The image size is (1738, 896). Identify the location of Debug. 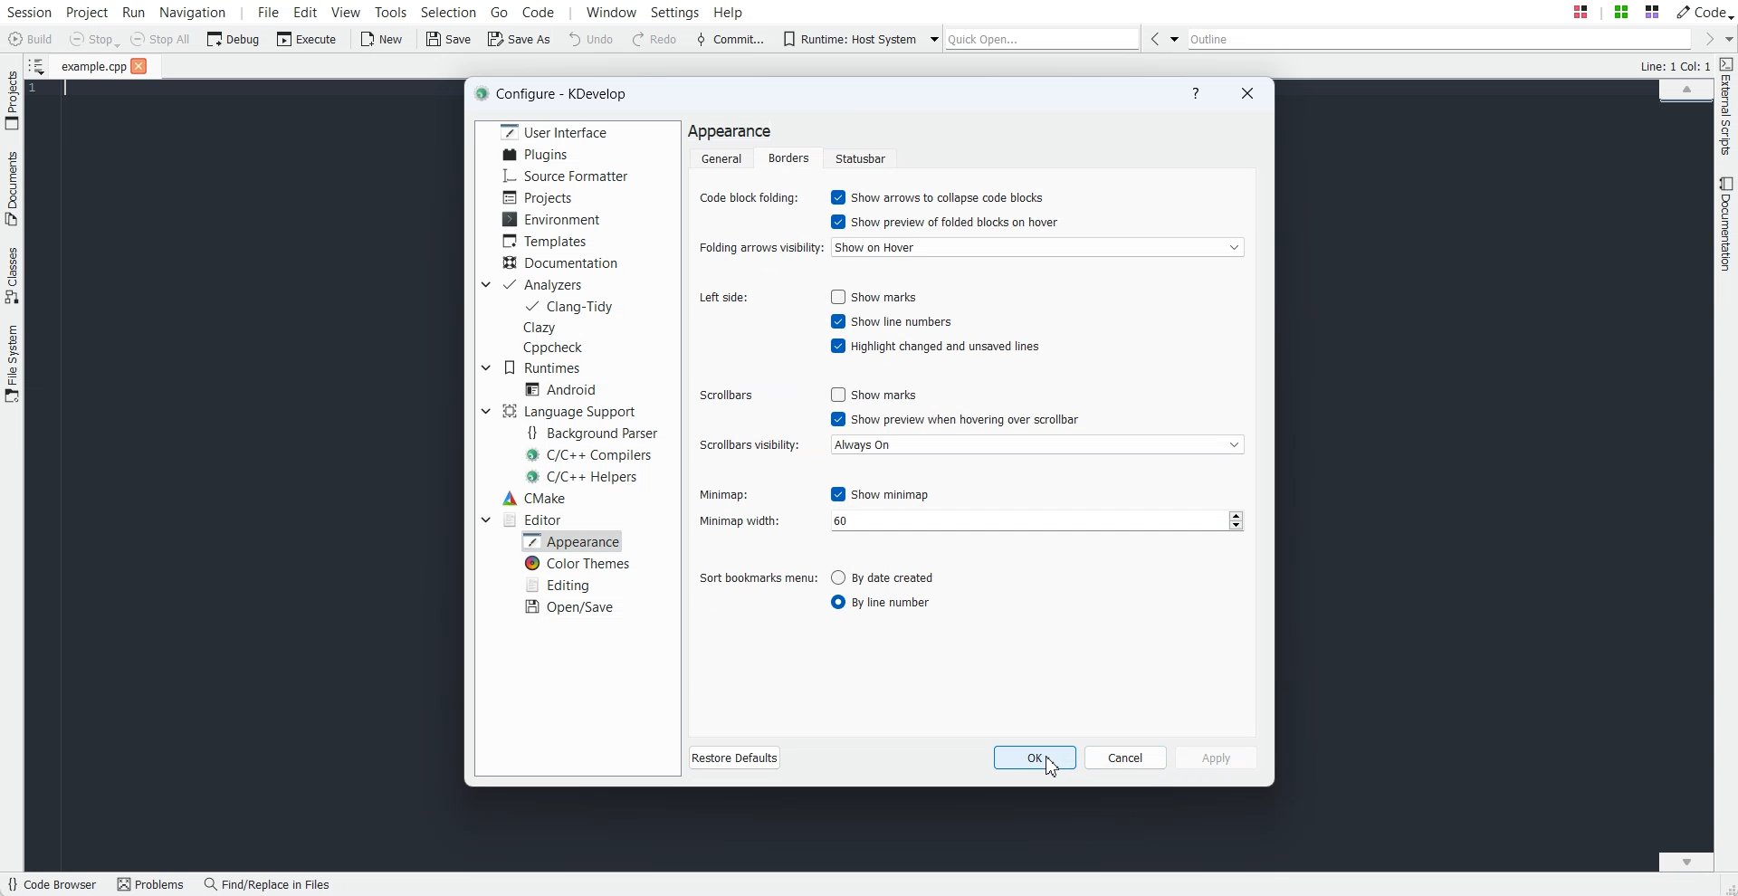
(233, 39).